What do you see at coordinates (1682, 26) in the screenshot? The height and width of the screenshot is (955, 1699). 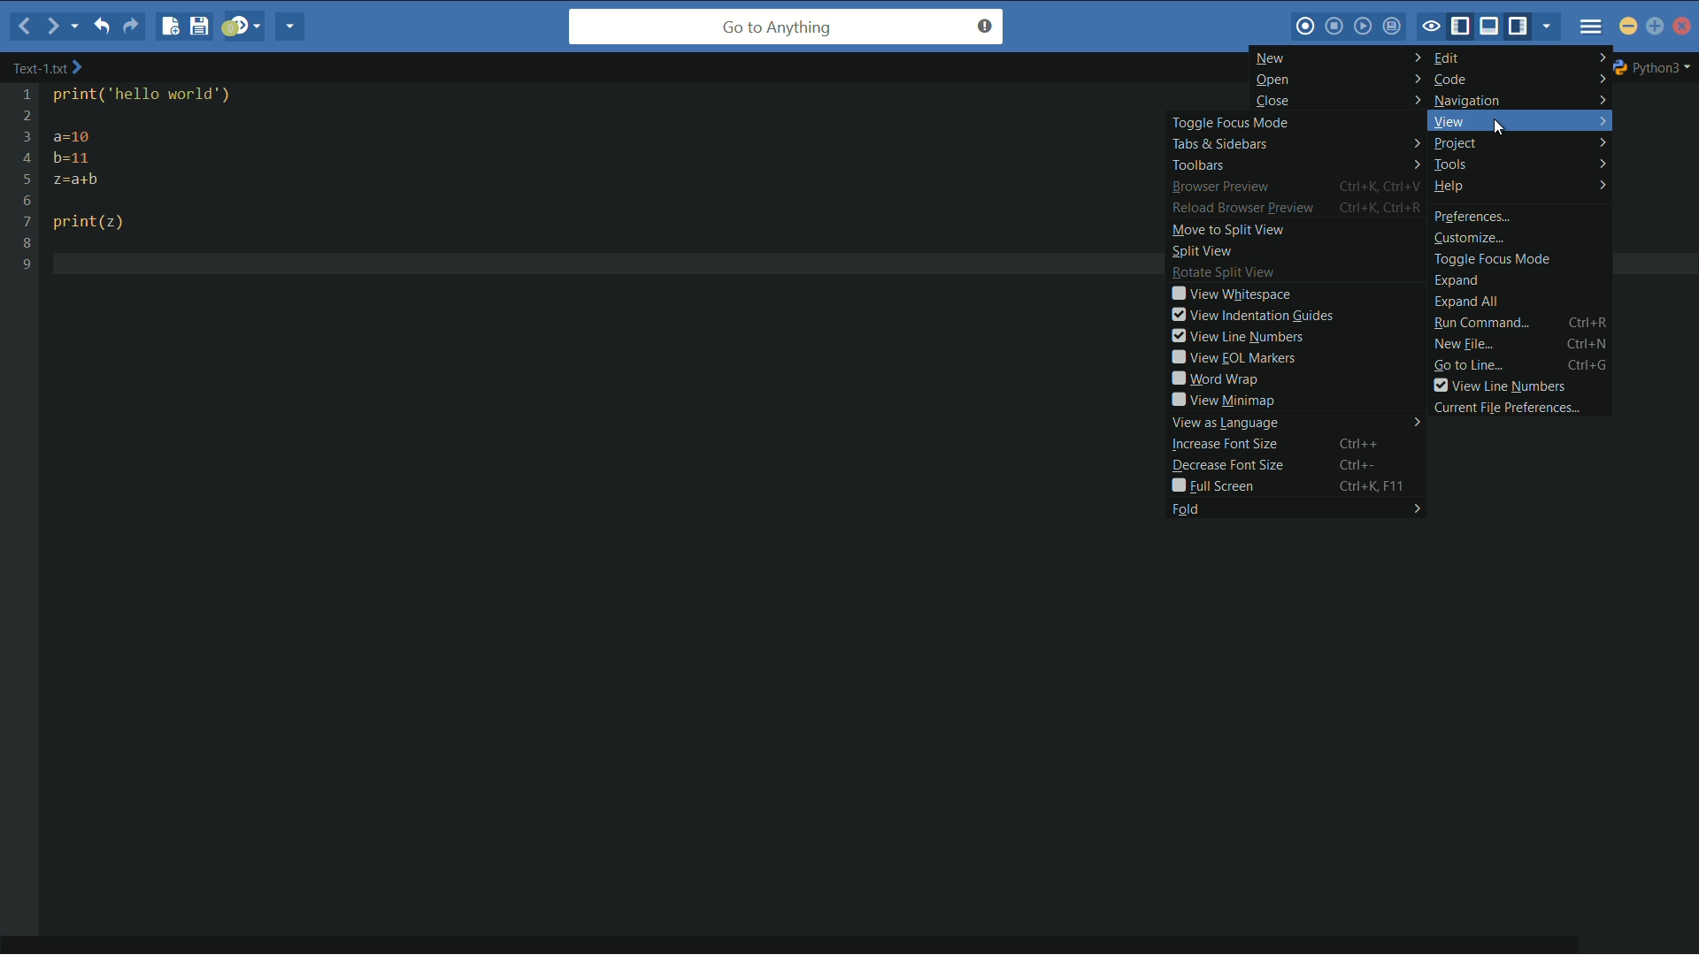 I see `close app` at bounding box center [1682, 26].